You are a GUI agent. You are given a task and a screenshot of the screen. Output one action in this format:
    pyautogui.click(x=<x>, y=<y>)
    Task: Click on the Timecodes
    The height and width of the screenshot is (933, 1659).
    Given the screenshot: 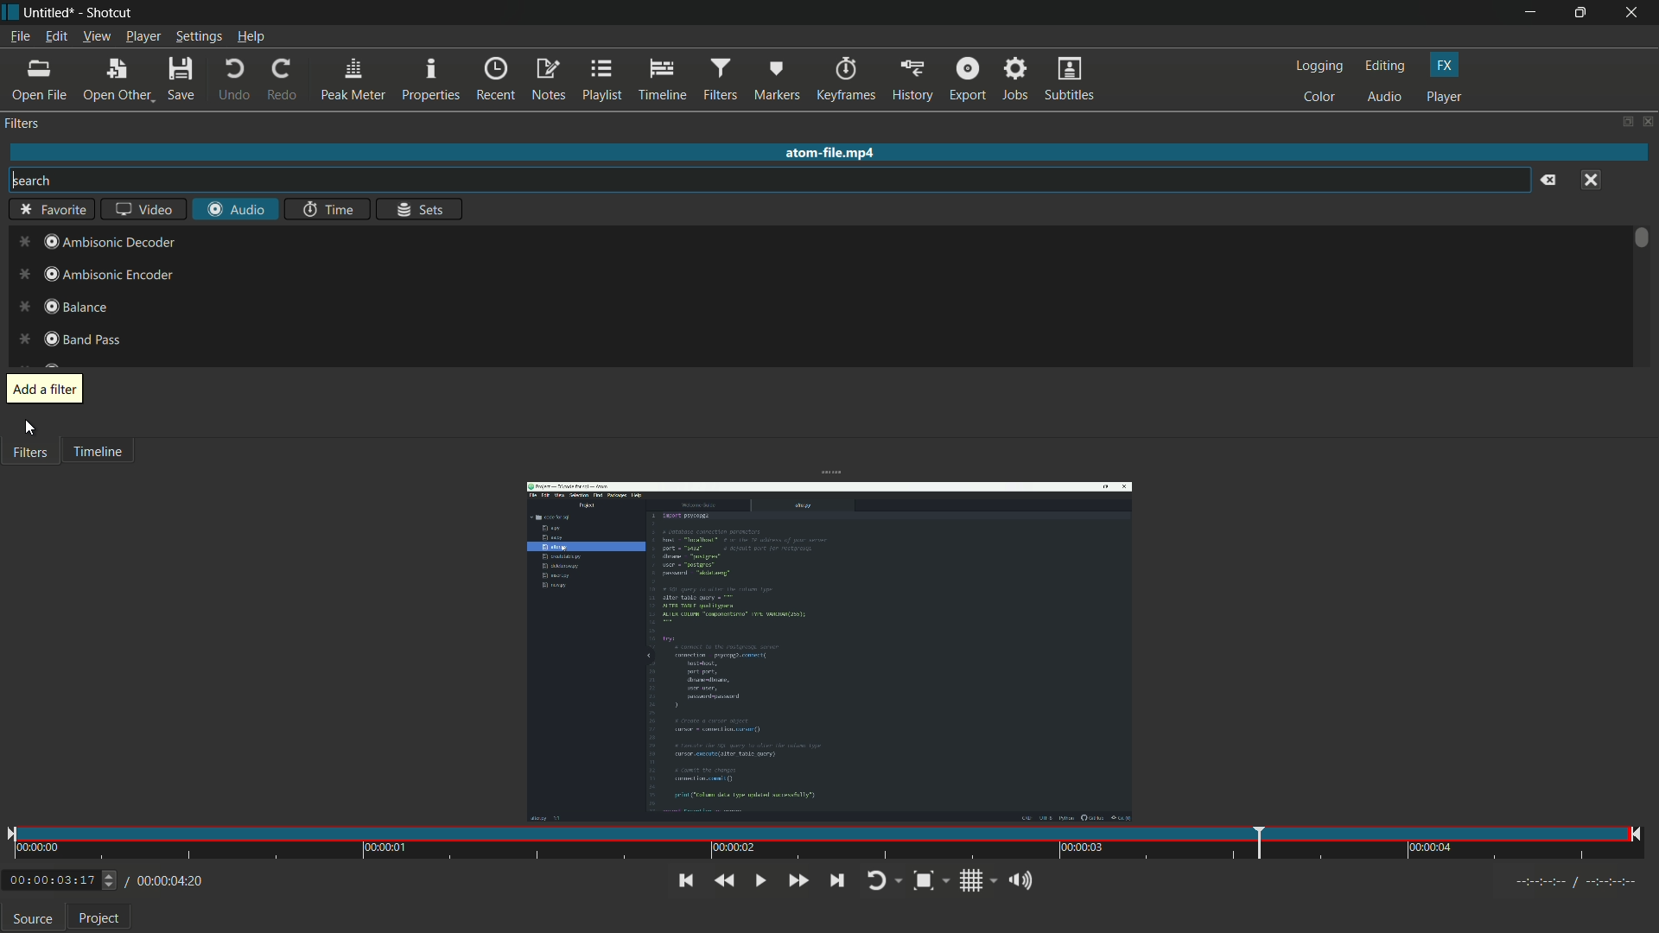 What is the action you would take?
    pyautogui.click(x=1565, y=880)
    